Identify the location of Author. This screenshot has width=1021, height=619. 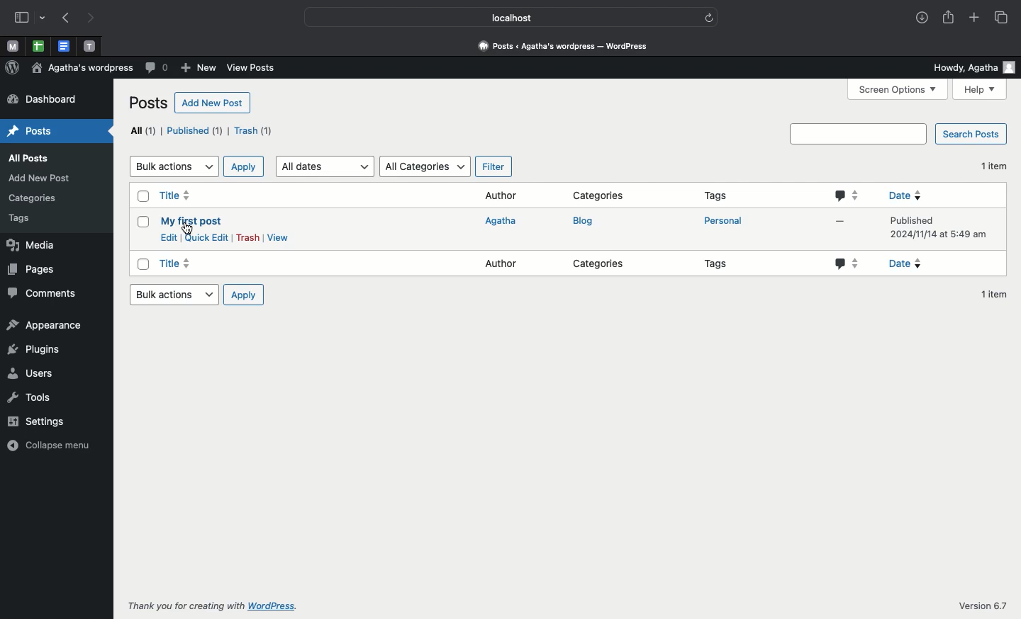
(501, 197).